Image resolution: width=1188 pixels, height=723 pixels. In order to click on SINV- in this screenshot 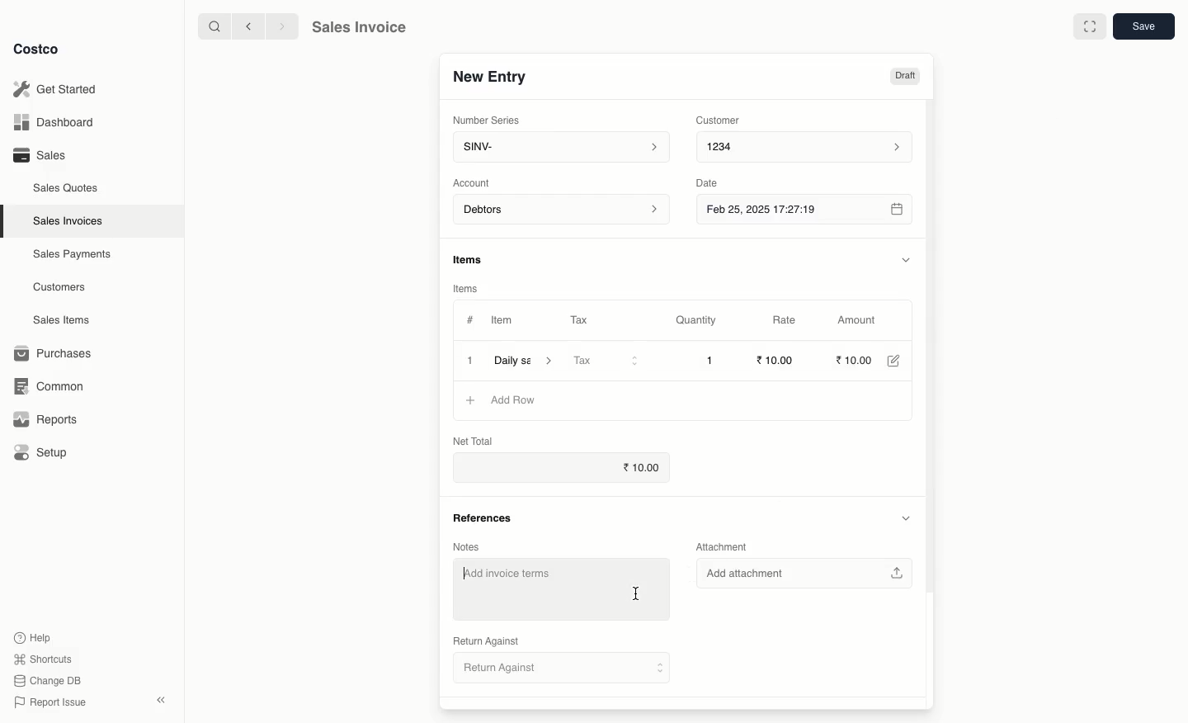, I will do `click(563, 148)`.